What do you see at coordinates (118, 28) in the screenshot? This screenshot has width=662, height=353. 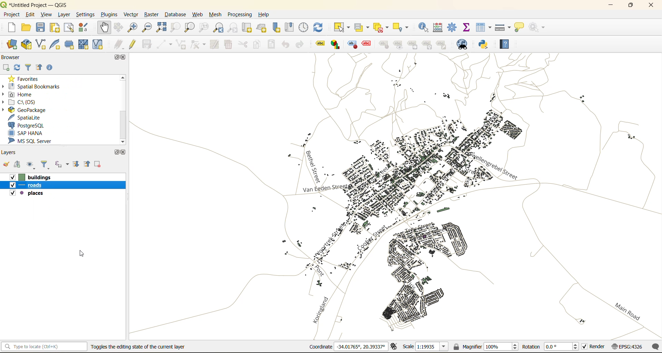 I see `pan selection` at bounding box center [118, 28].